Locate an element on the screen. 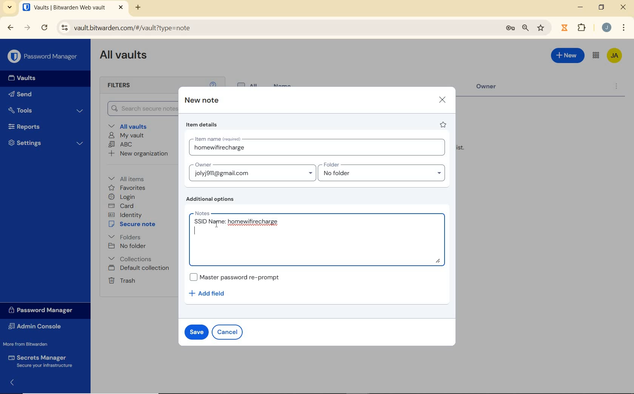 Image resolution: width=634 pixels, height=394 pixels. forward is located at coordinates (27, 28).